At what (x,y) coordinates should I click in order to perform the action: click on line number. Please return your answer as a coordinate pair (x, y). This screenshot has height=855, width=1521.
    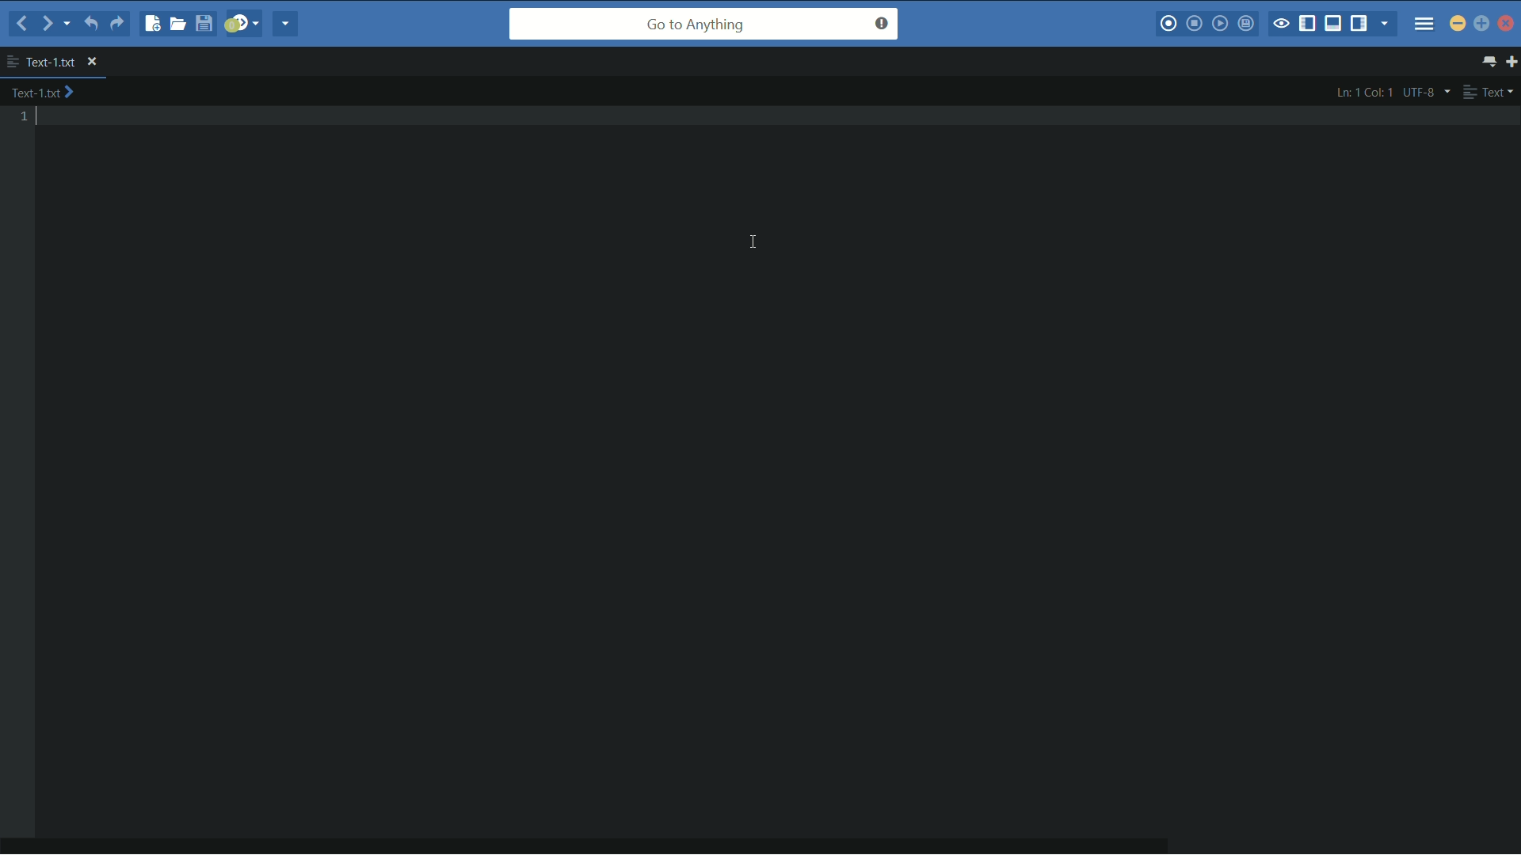
    Looking at the image, I should click on (29, 117).